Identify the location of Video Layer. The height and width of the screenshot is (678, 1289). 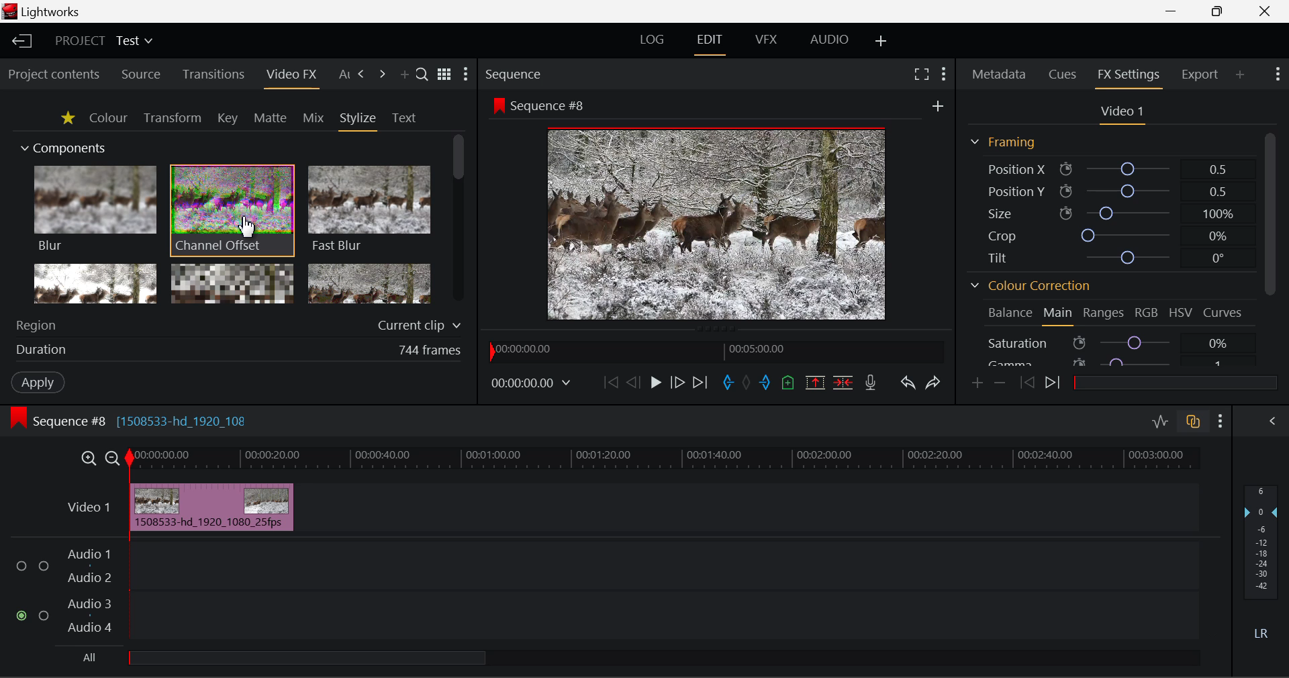
(90, 510).